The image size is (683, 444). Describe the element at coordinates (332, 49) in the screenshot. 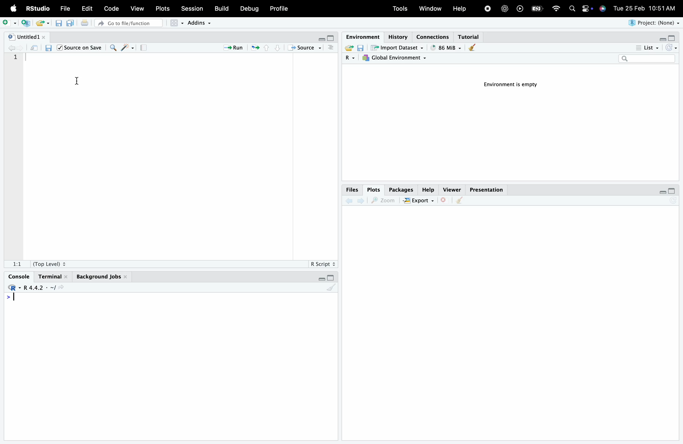

I see `more` at that location.